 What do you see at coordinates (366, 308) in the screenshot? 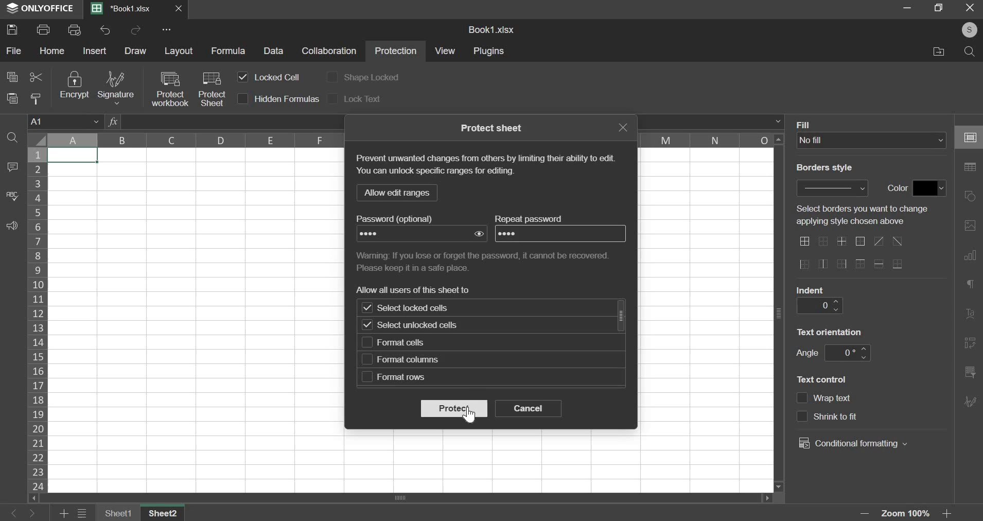
I see `checkbox` at bounding box center [366, 308].